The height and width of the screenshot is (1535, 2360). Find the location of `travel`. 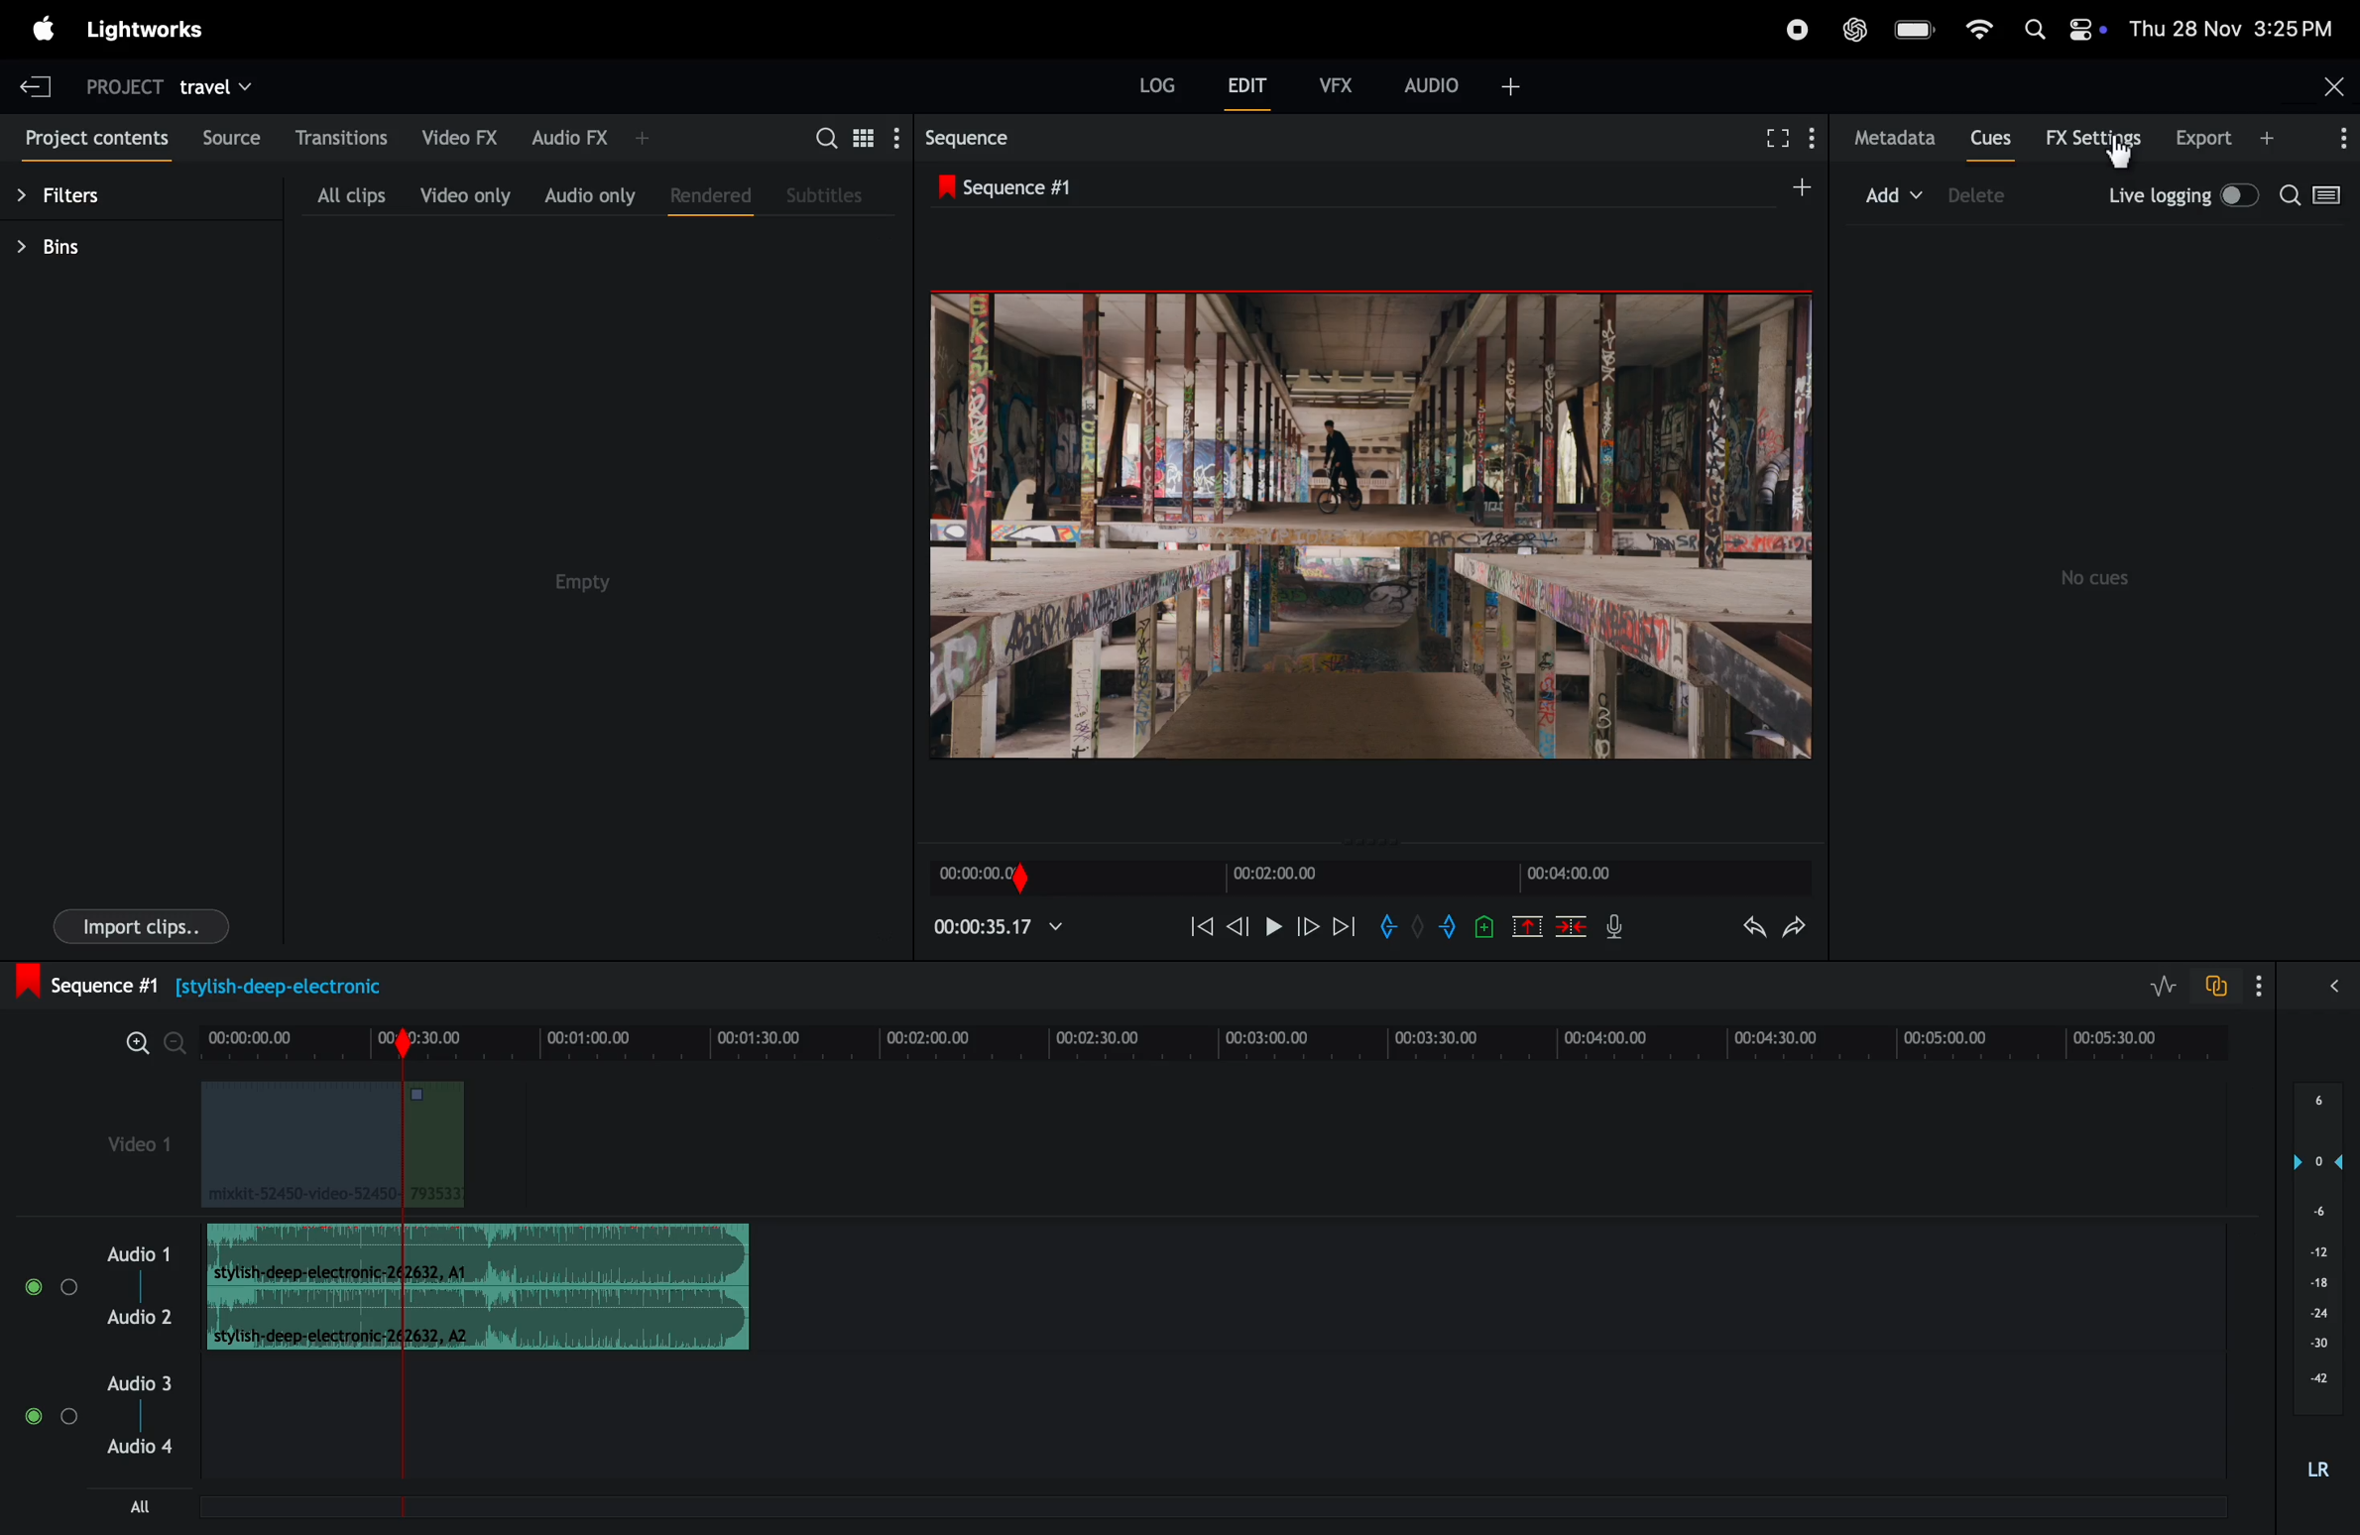

travel is located at coordinates (222, 83).